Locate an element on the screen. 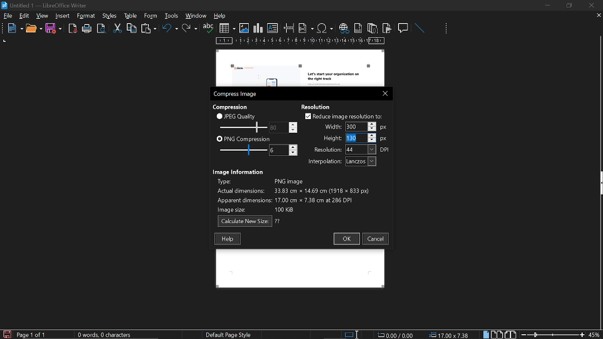 This screenshot has width=603, height=339. side bar menu is located at coordinates (599, 183).